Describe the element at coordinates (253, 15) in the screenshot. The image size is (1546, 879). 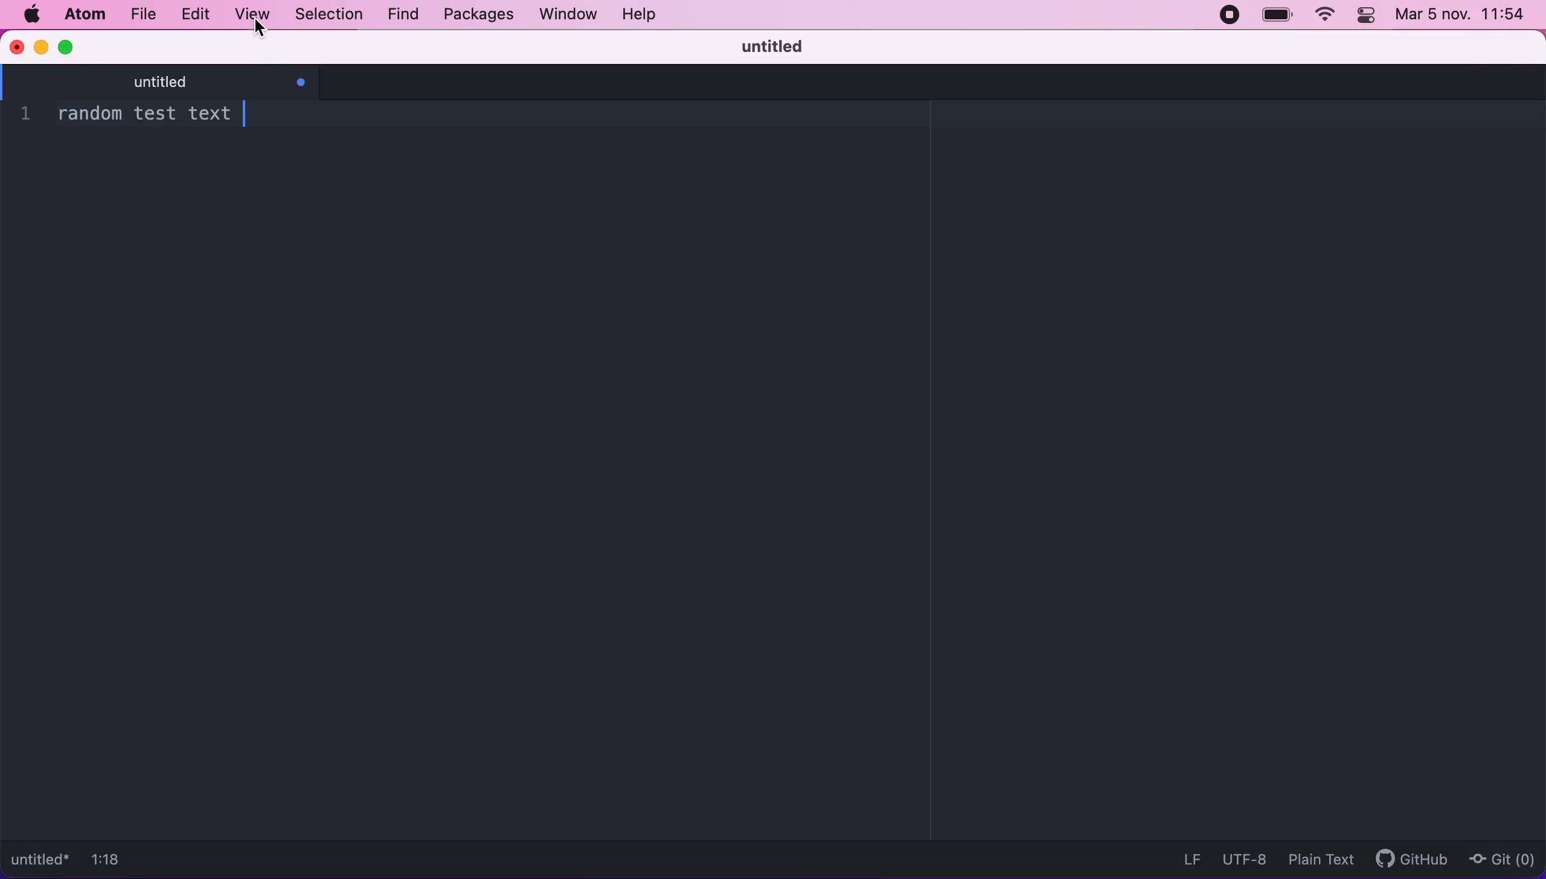
I see `view` at that location.